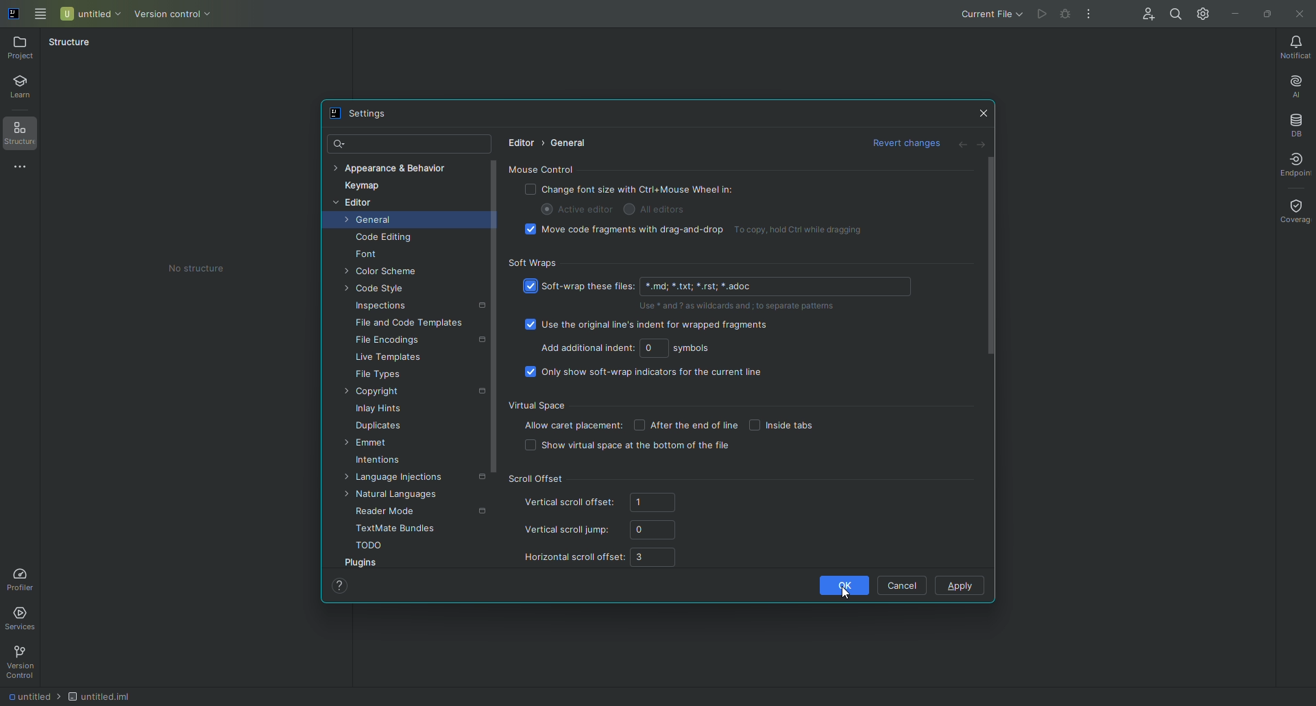 The image size is (1316, 706). Describe the element at coordinates (367, 256) in the screenshot. I see `Font` at that location.